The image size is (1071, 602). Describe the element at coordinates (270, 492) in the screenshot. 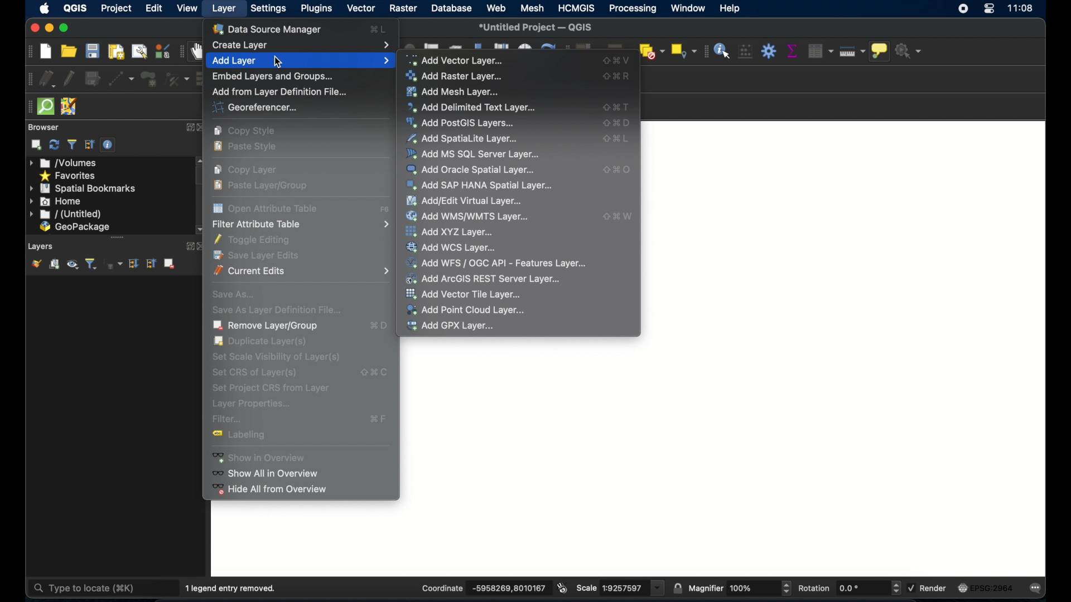

I see `hide all from overview` at that location.